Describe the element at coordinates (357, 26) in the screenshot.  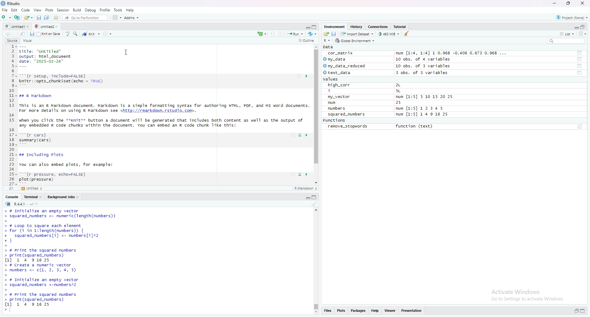
I see `History` at that location.